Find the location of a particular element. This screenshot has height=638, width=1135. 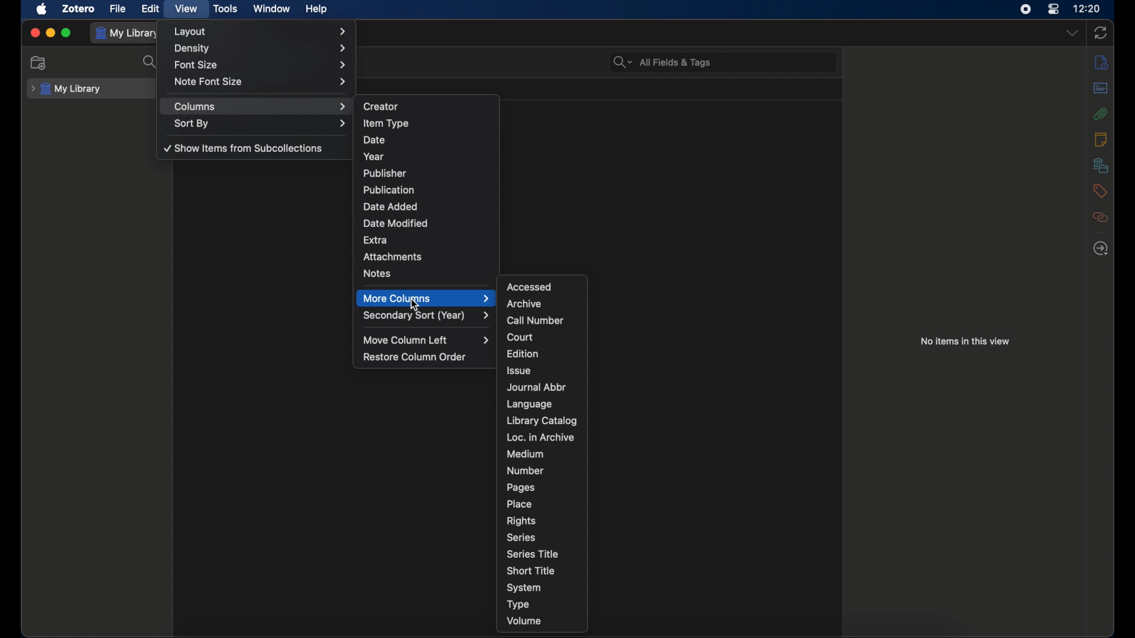

notes is located at coordinates (377, 274).